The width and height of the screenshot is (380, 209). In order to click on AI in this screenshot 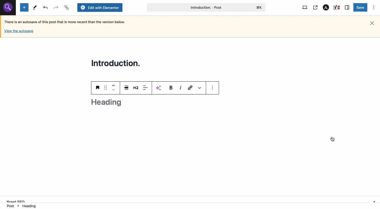, I will do `click(159, 88)`.